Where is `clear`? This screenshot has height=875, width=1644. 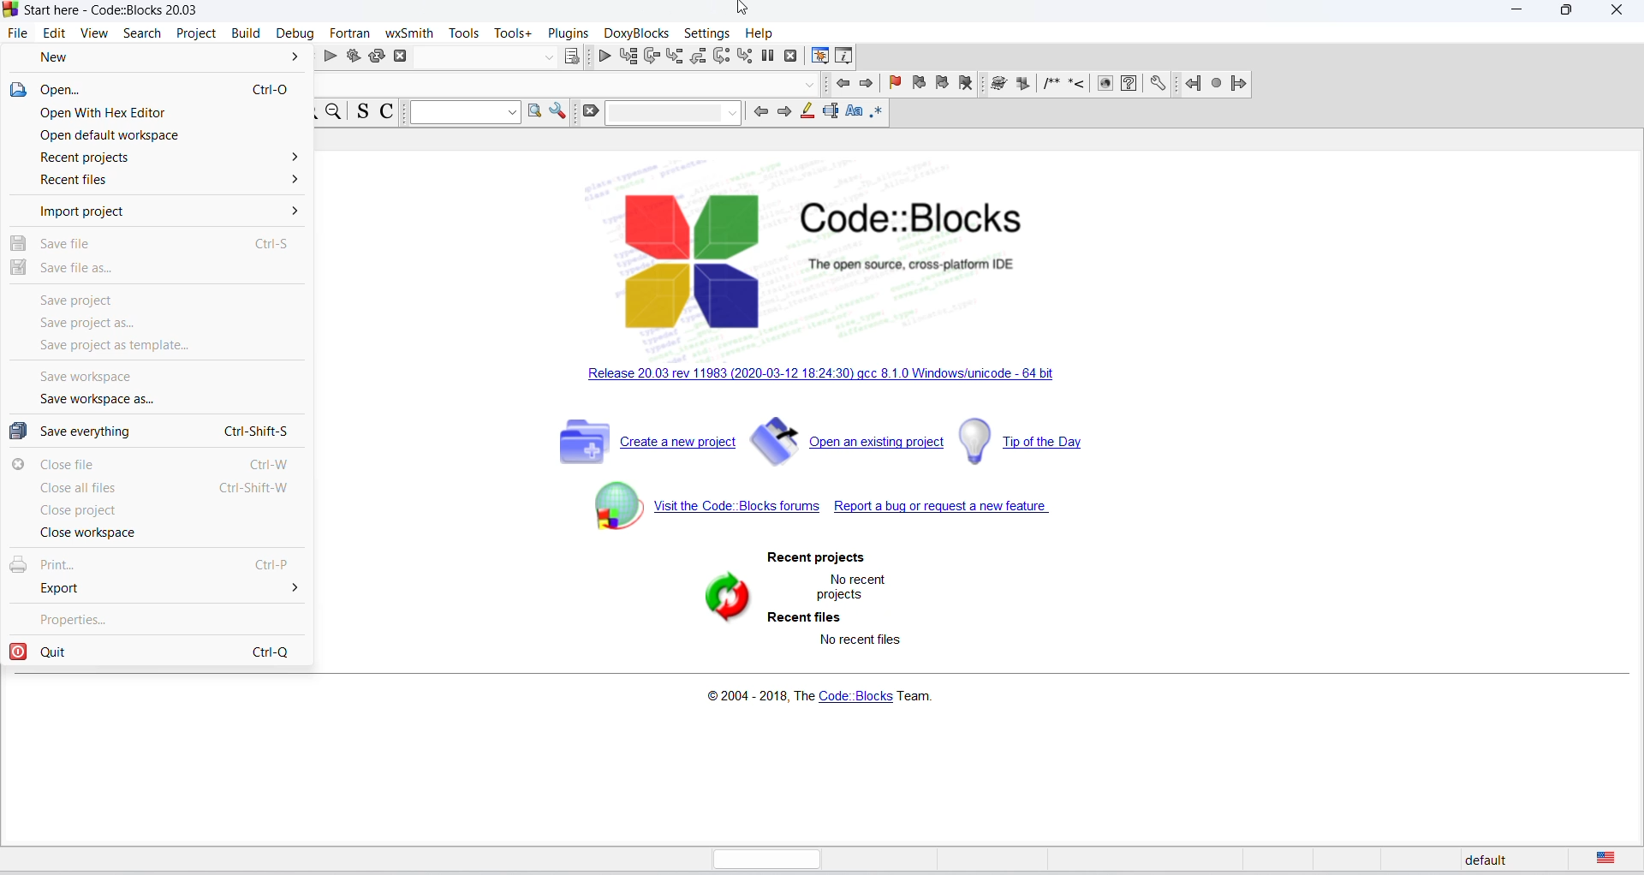
clear is located at coordinates (589, 115).